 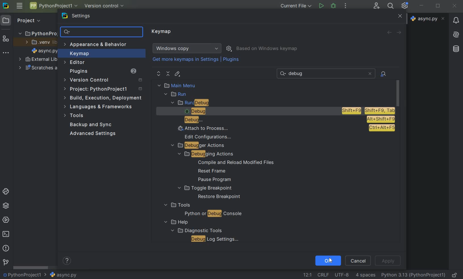 I want to click on appearance & behavior, so click(x=98, y=45).